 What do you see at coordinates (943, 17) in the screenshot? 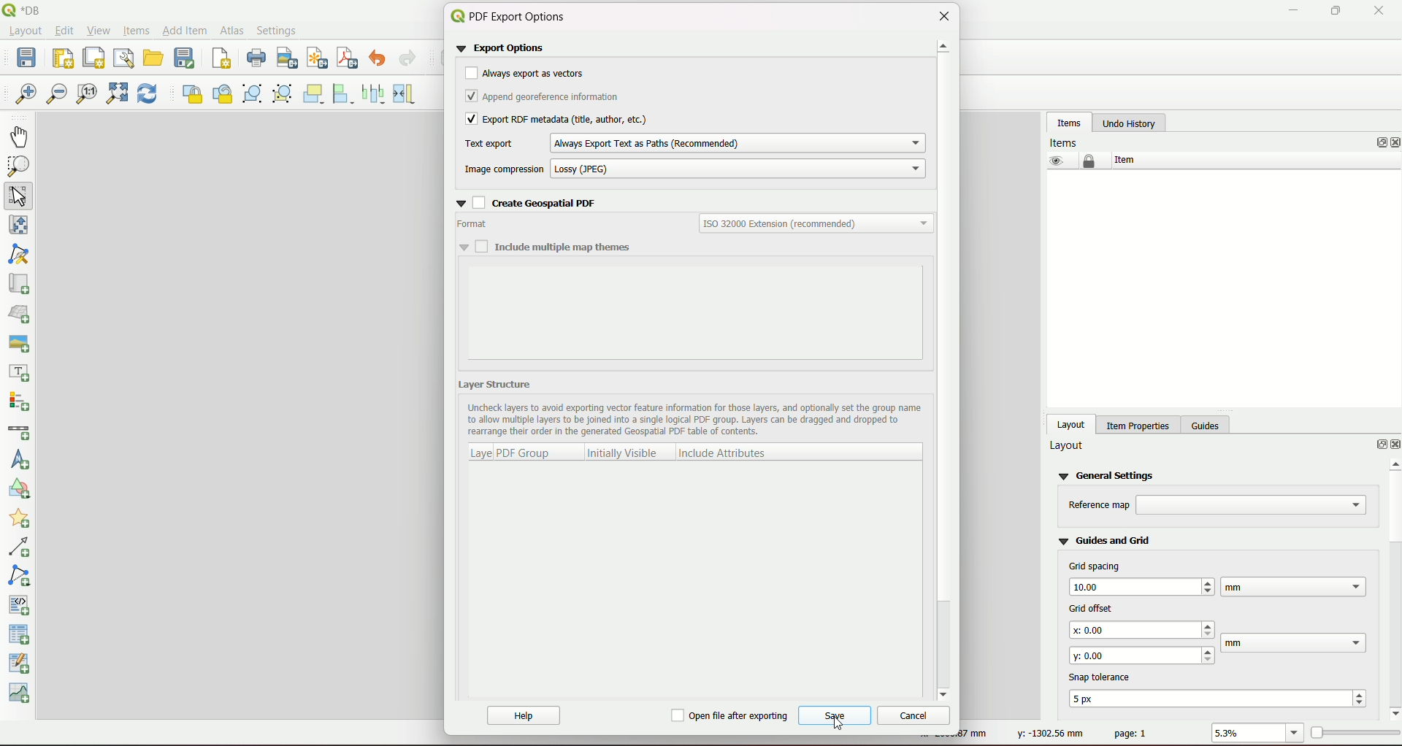
I see `close` at bounding box center [943, 17].